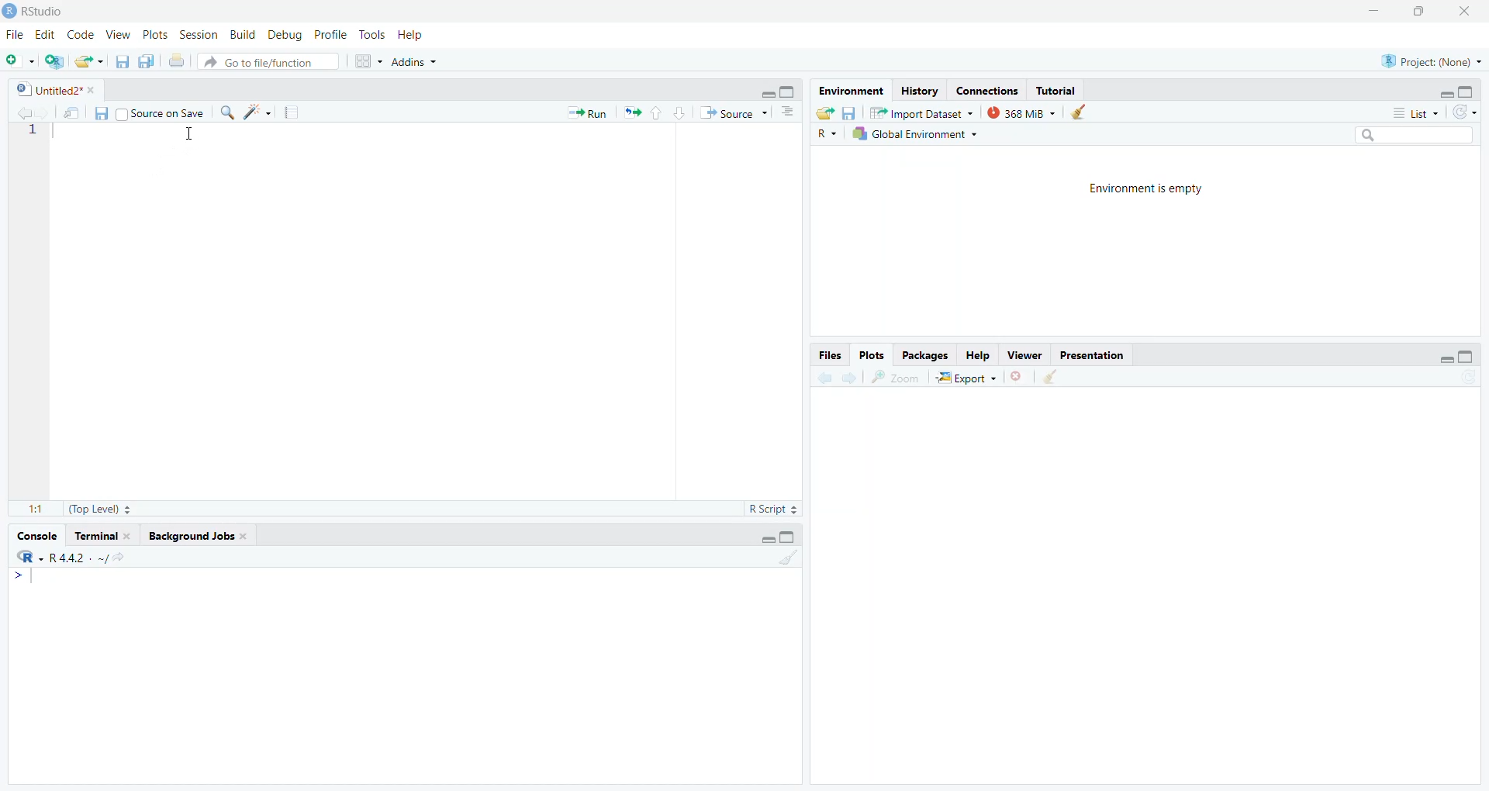  I want to click on zoom, so click(895, 378).